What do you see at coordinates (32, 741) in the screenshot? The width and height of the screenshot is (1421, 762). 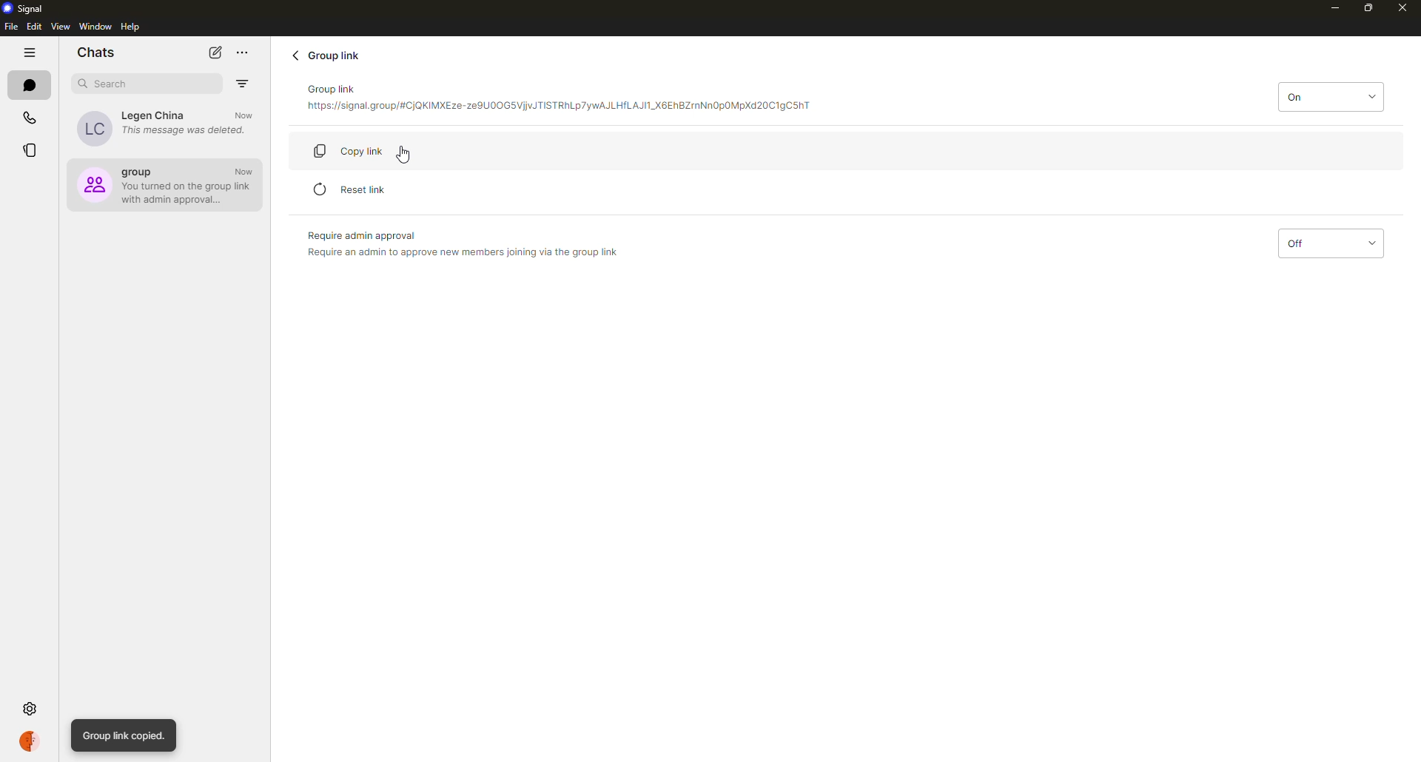 I see `profile` at bounding box center [32, 741].